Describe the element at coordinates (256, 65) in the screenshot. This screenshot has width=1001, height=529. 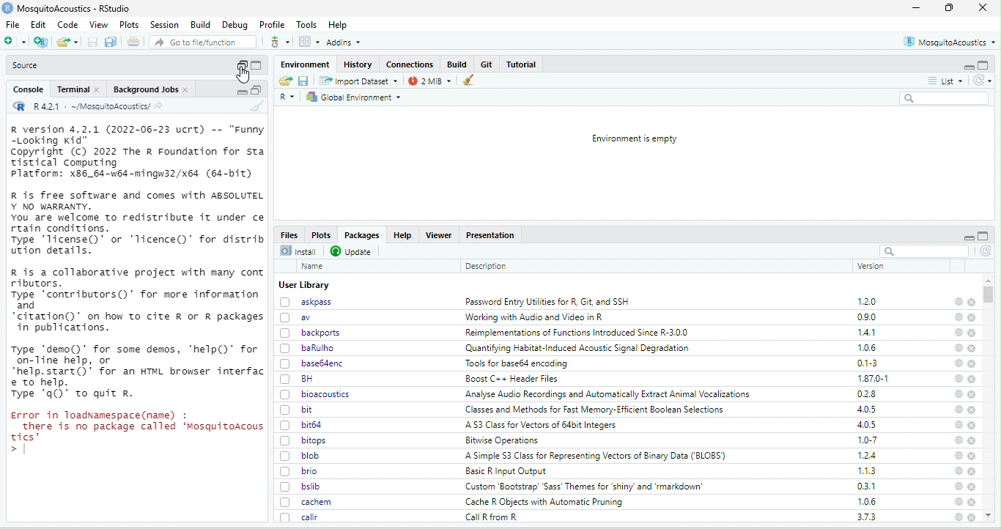
I see `full screen` at that location.